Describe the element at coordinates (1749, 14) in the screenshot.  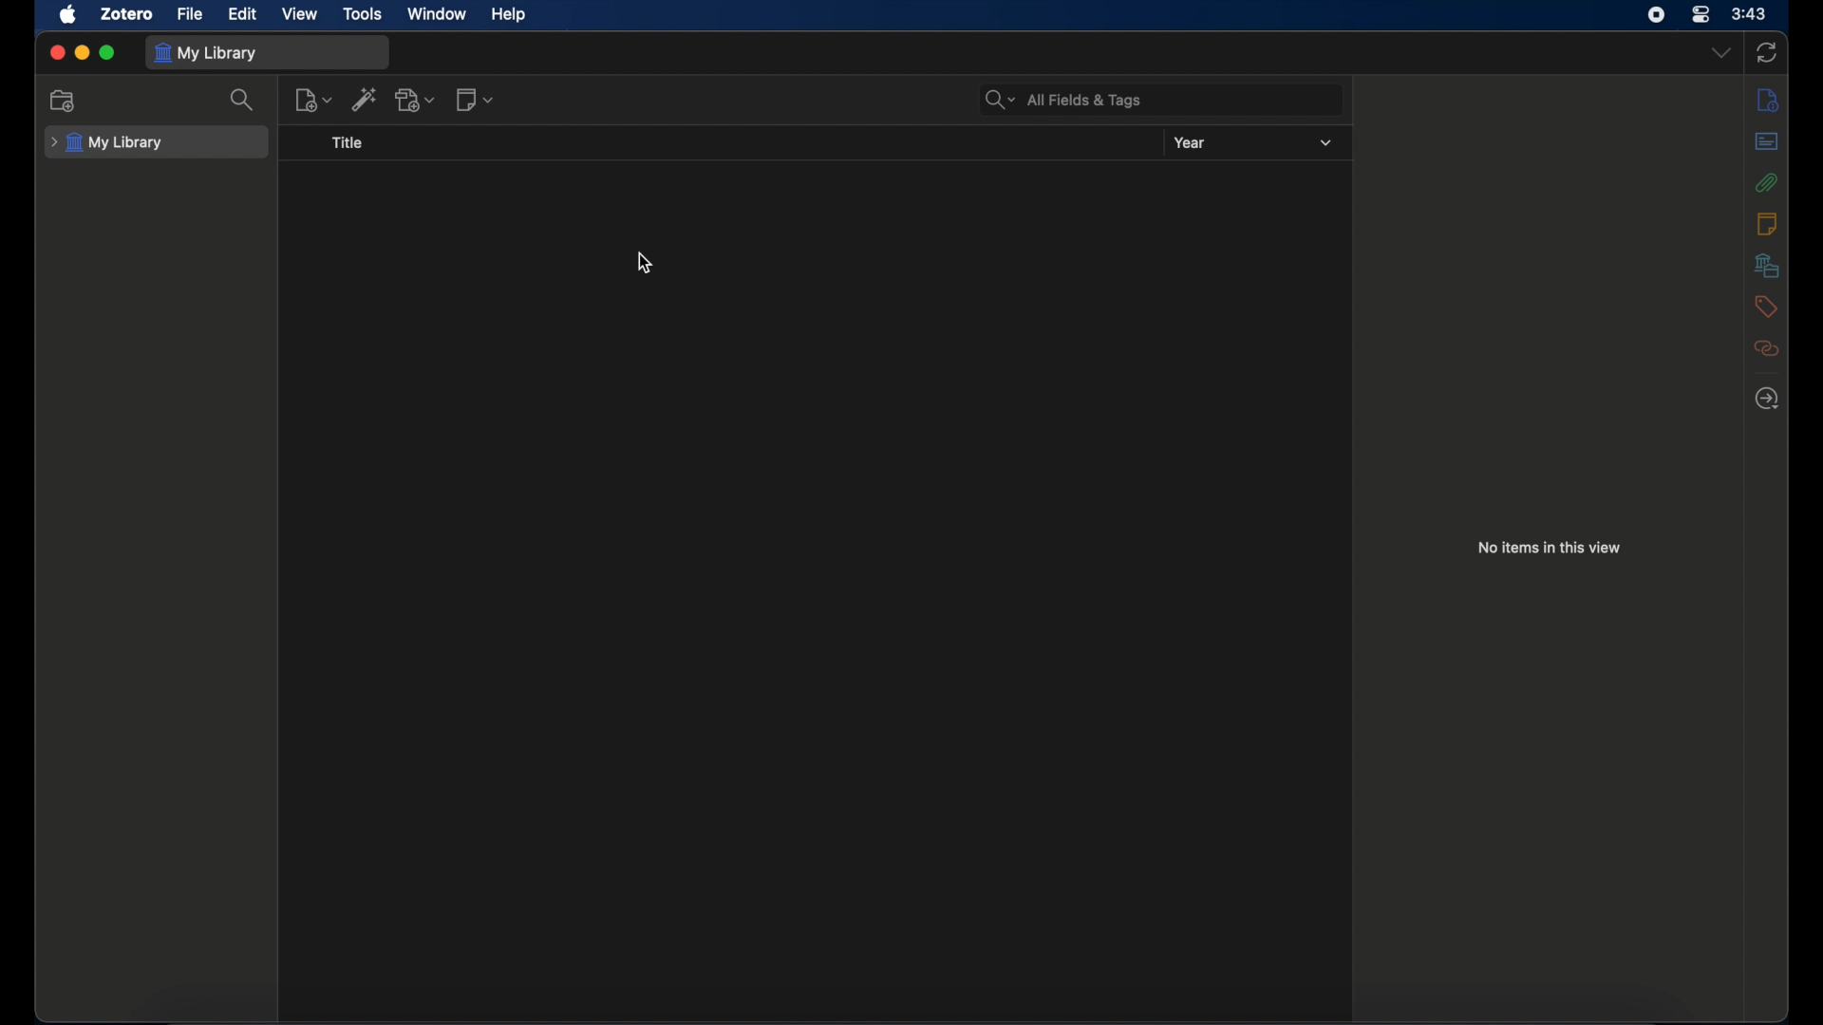
I see `time` at that location.